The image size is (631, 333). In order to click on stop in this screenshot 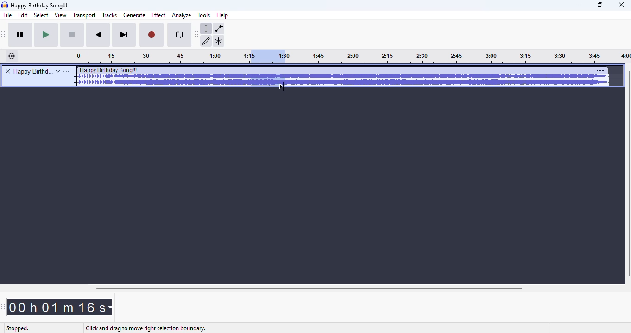, I will do `click(73, 36)`.